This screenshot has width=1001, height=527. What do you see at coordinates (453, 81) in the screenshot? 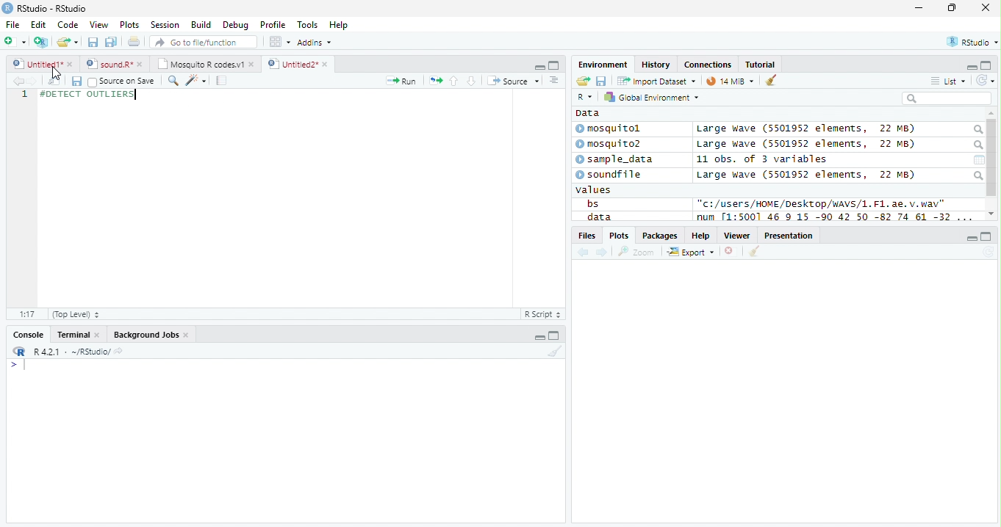
I see `Go to previous section` at bounding box center [453, 81].